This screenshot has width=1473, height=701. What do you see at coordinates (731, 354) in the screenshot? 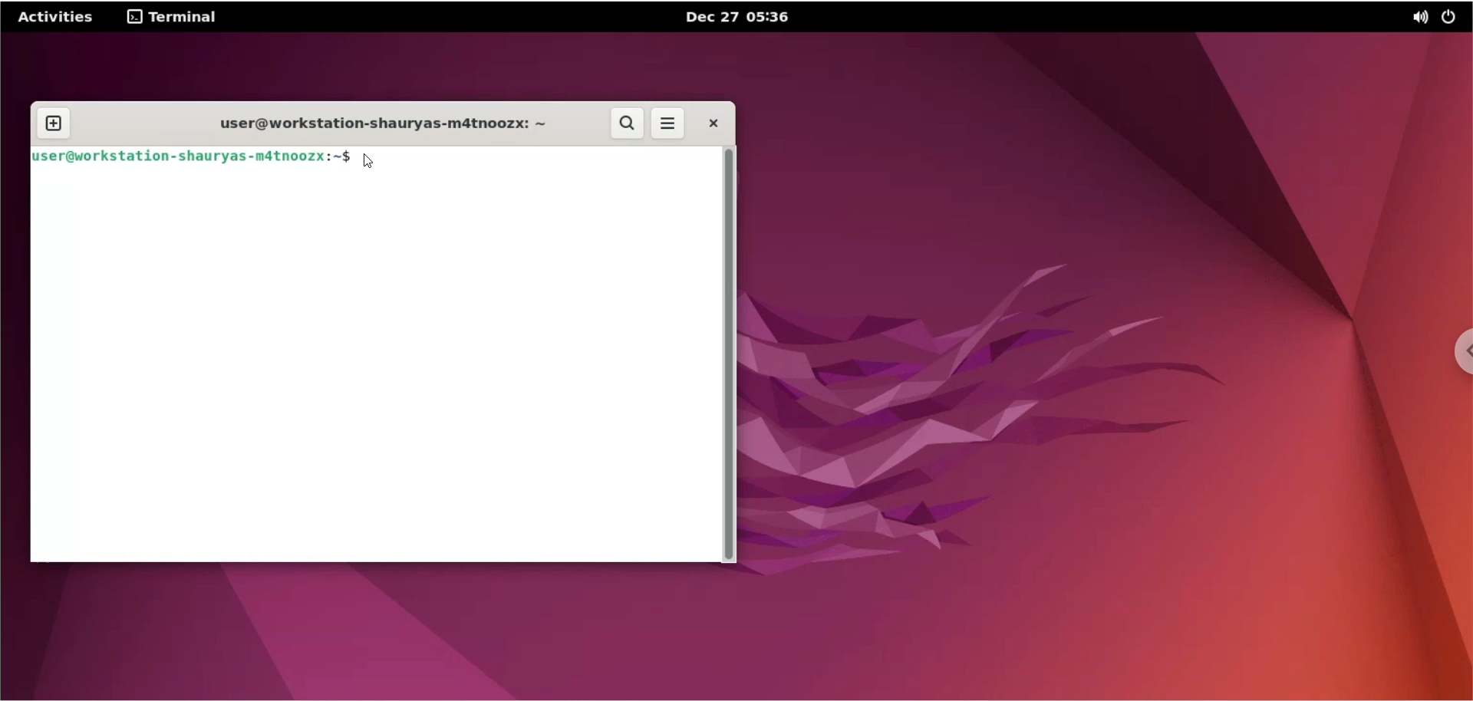
I see `scrollbar` at bounding box center [731, 354].